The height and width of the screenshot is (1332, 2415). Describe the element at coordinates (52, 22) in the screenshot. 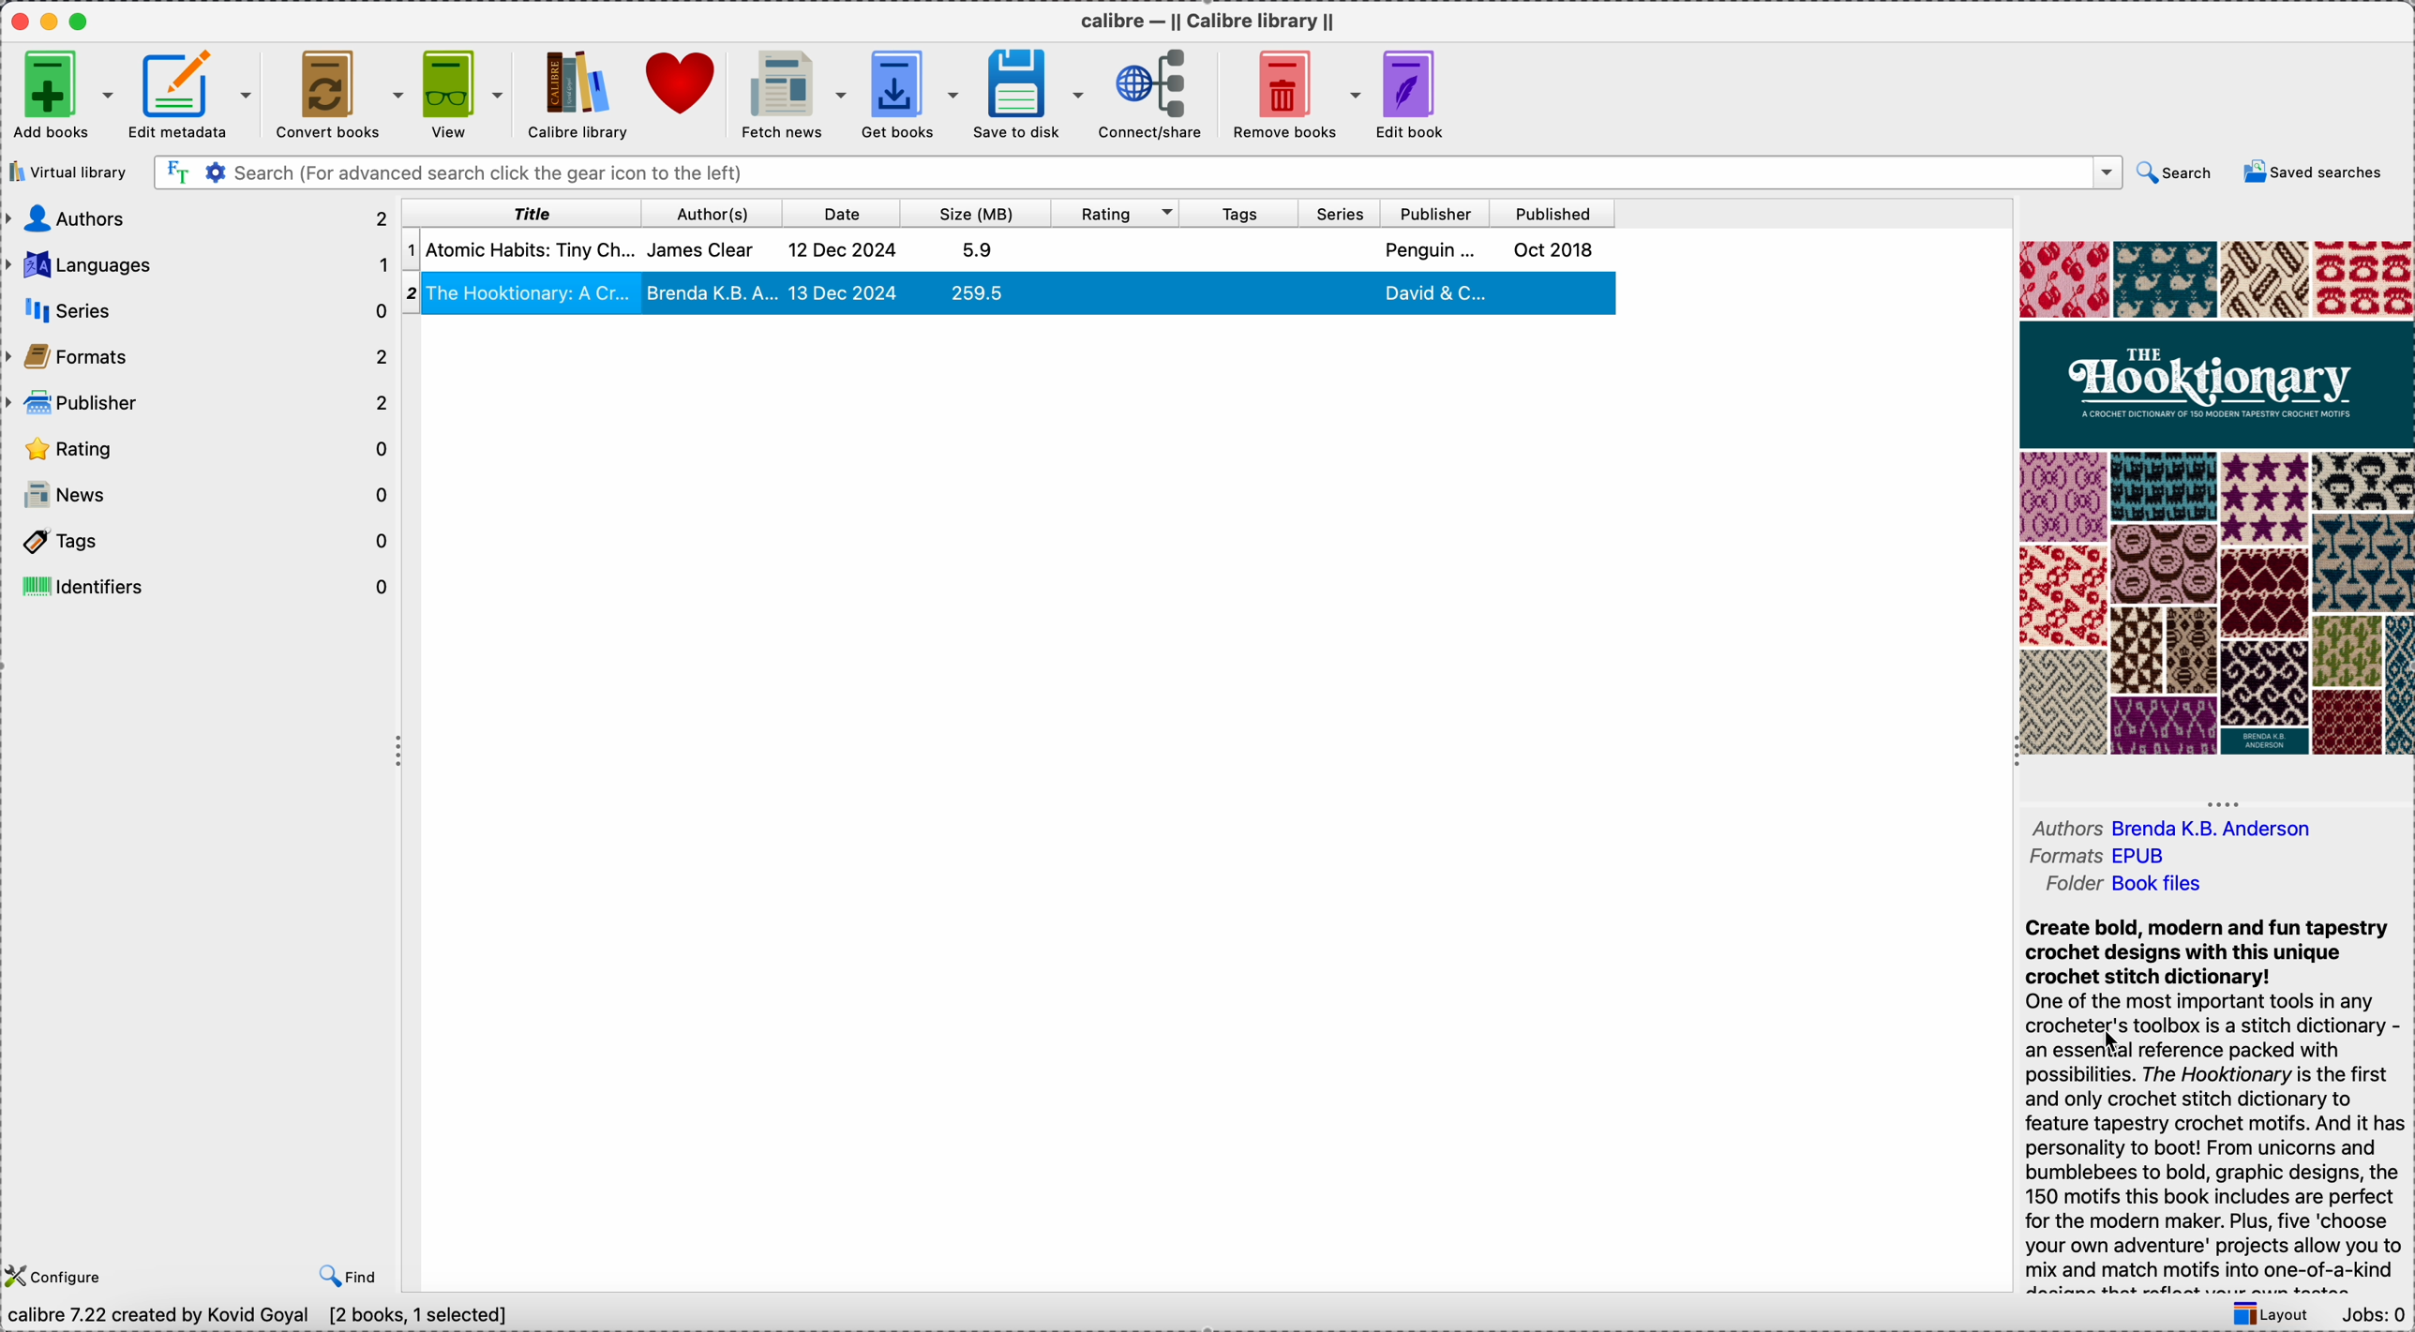

I see `minimize Calibre` at that location.